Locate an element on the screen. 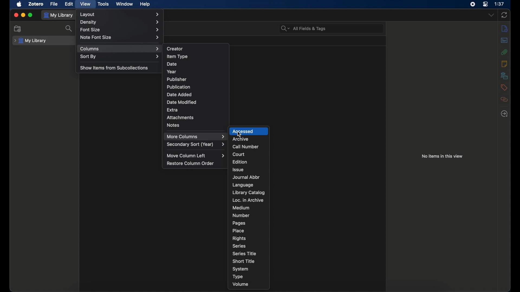  year is located at coordinates (172, 72).